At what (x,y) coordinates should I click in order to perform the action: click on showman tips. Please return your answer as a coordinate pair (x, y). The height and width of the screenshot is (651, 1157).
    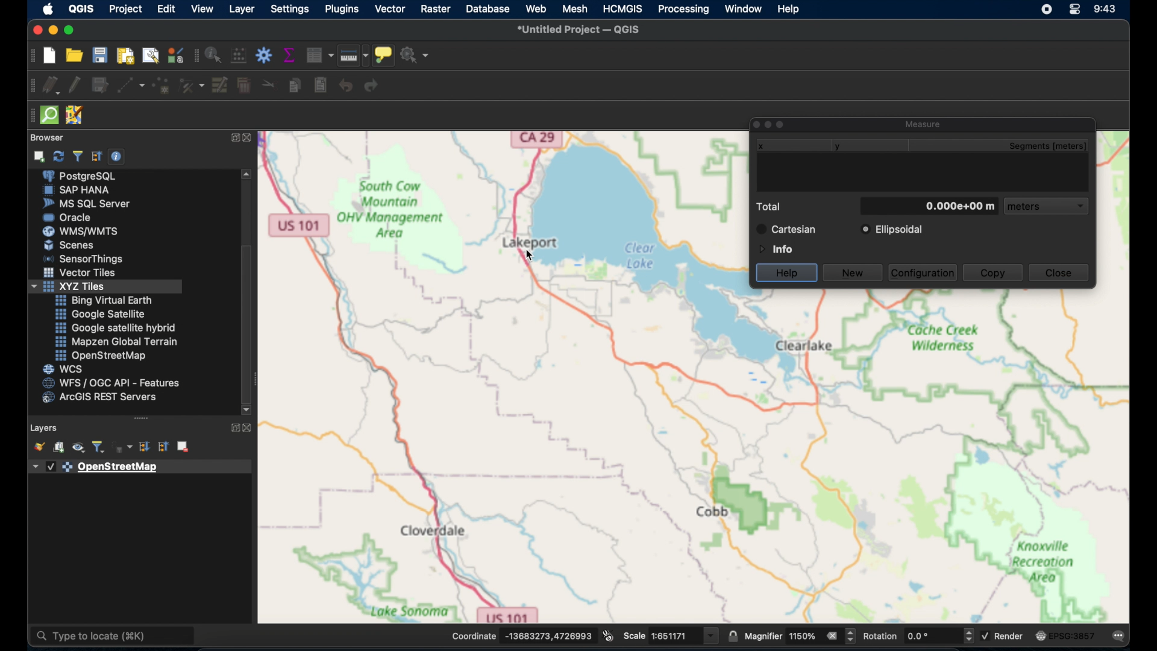
    Looking at the image, I should click on (384, 54).